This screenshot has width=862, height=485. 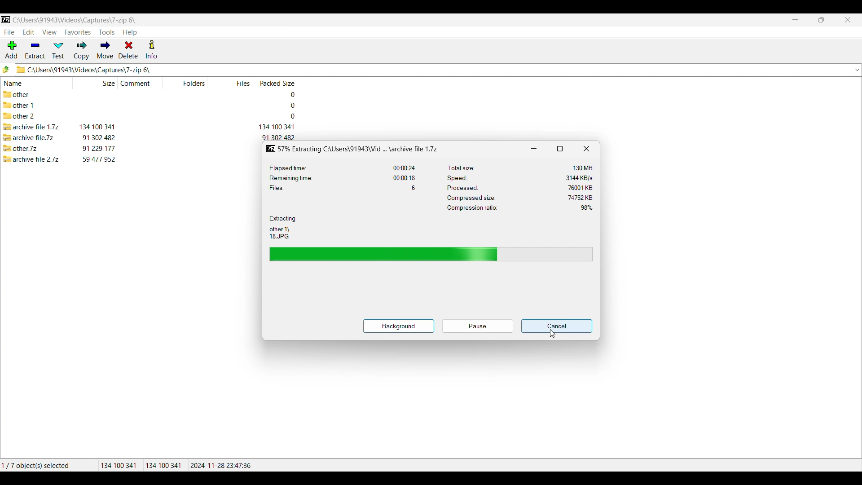 I want to click on C:\Users\91943\Videos\Captures\7-zip 6\, so click(x=75, y=20).